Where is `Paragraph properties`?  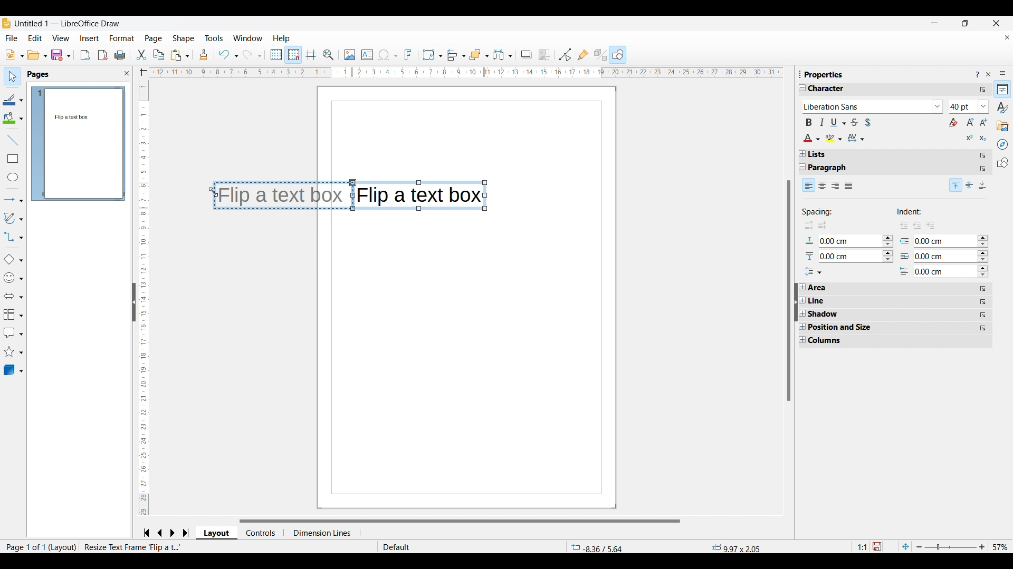 Paragraph properties is located at coordinates (833, 168).